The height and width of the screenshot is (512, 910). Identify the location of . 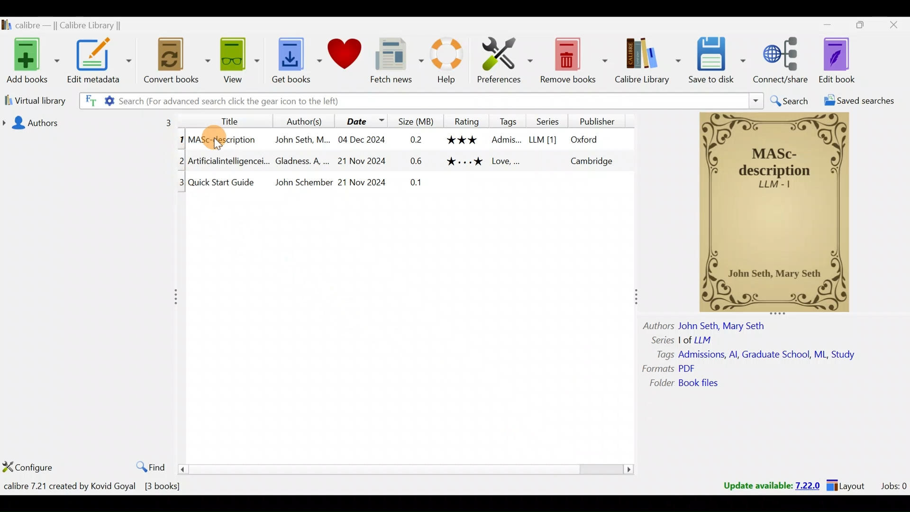
(230, 161).